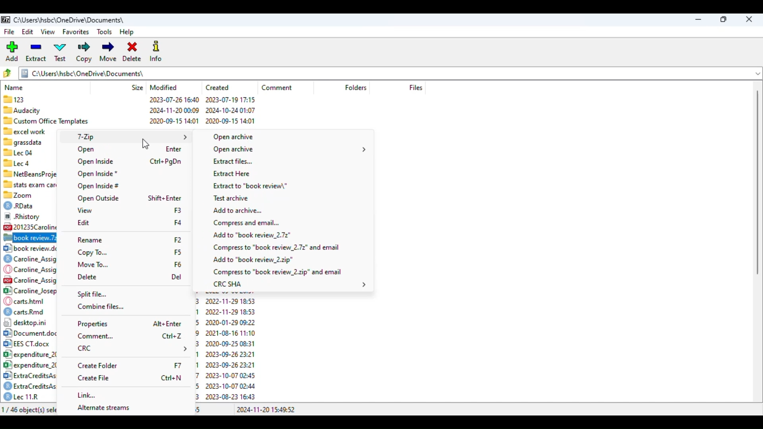 The width and height of the screenshot is (763, 429). Describe the element at coordinates (29, 375) in the screenshot. I see `3 ExtraCreditsAssignment... 60228 2023-10-07 02:57 2023-10-07 02:45` at that location.